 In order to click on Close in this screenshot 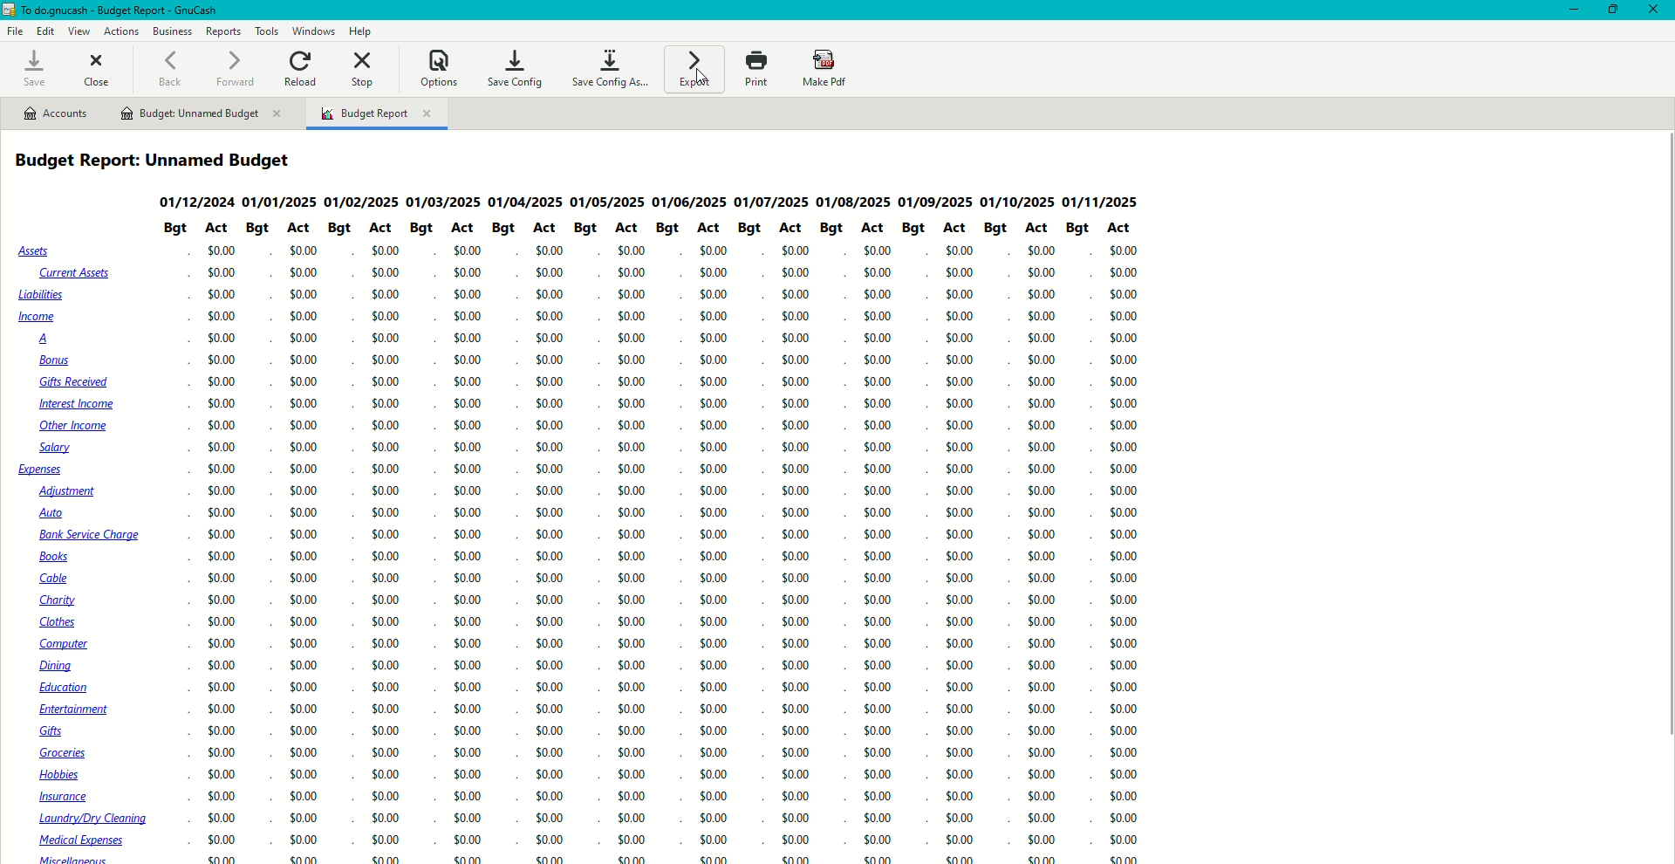, I will do `click(99, 67)`.